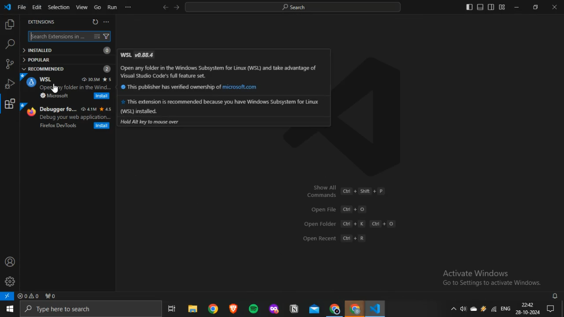  Describe the element at coordinates (535, 7) in the screenshot. I see `restore` at that location.